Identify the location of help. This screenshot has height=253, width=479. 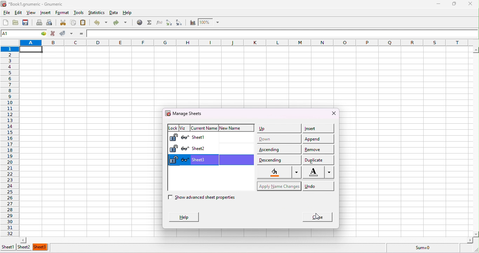
(128, 11).